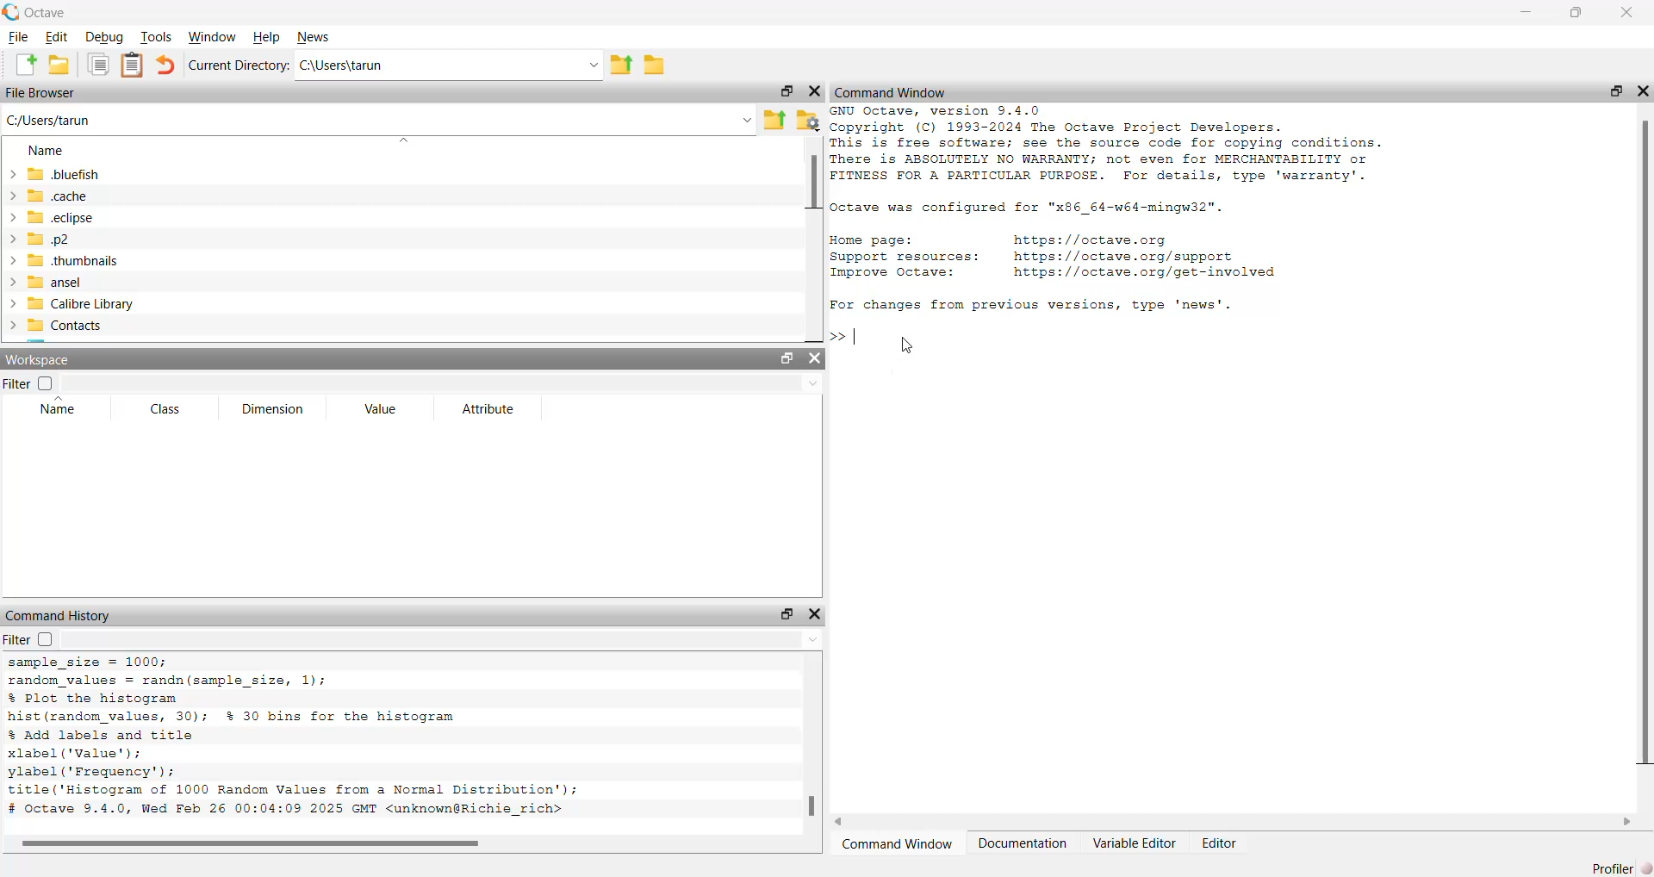 This screenshot has width=1654, height=877. I want to click on logo, so click(11, 11).